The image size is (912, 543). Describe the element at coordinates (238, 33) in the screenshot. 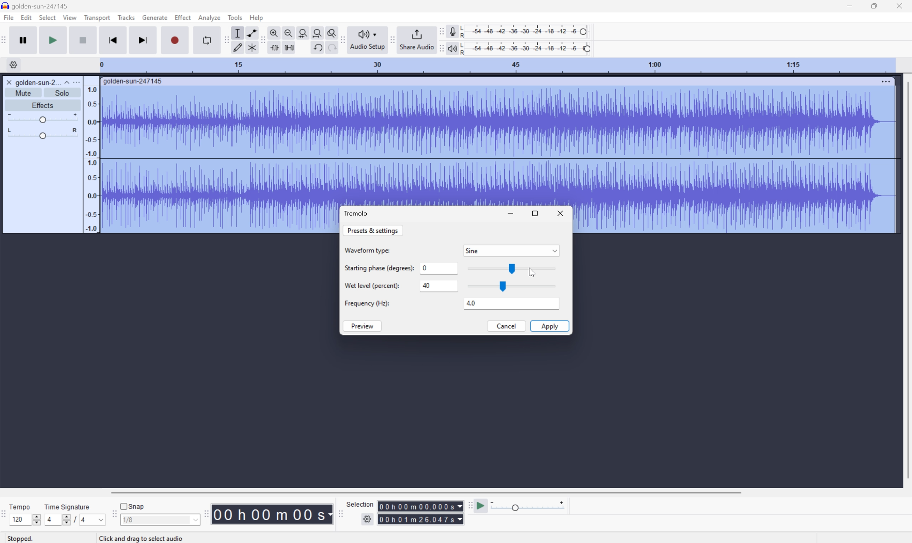

I see `Selection Tool` at that location.